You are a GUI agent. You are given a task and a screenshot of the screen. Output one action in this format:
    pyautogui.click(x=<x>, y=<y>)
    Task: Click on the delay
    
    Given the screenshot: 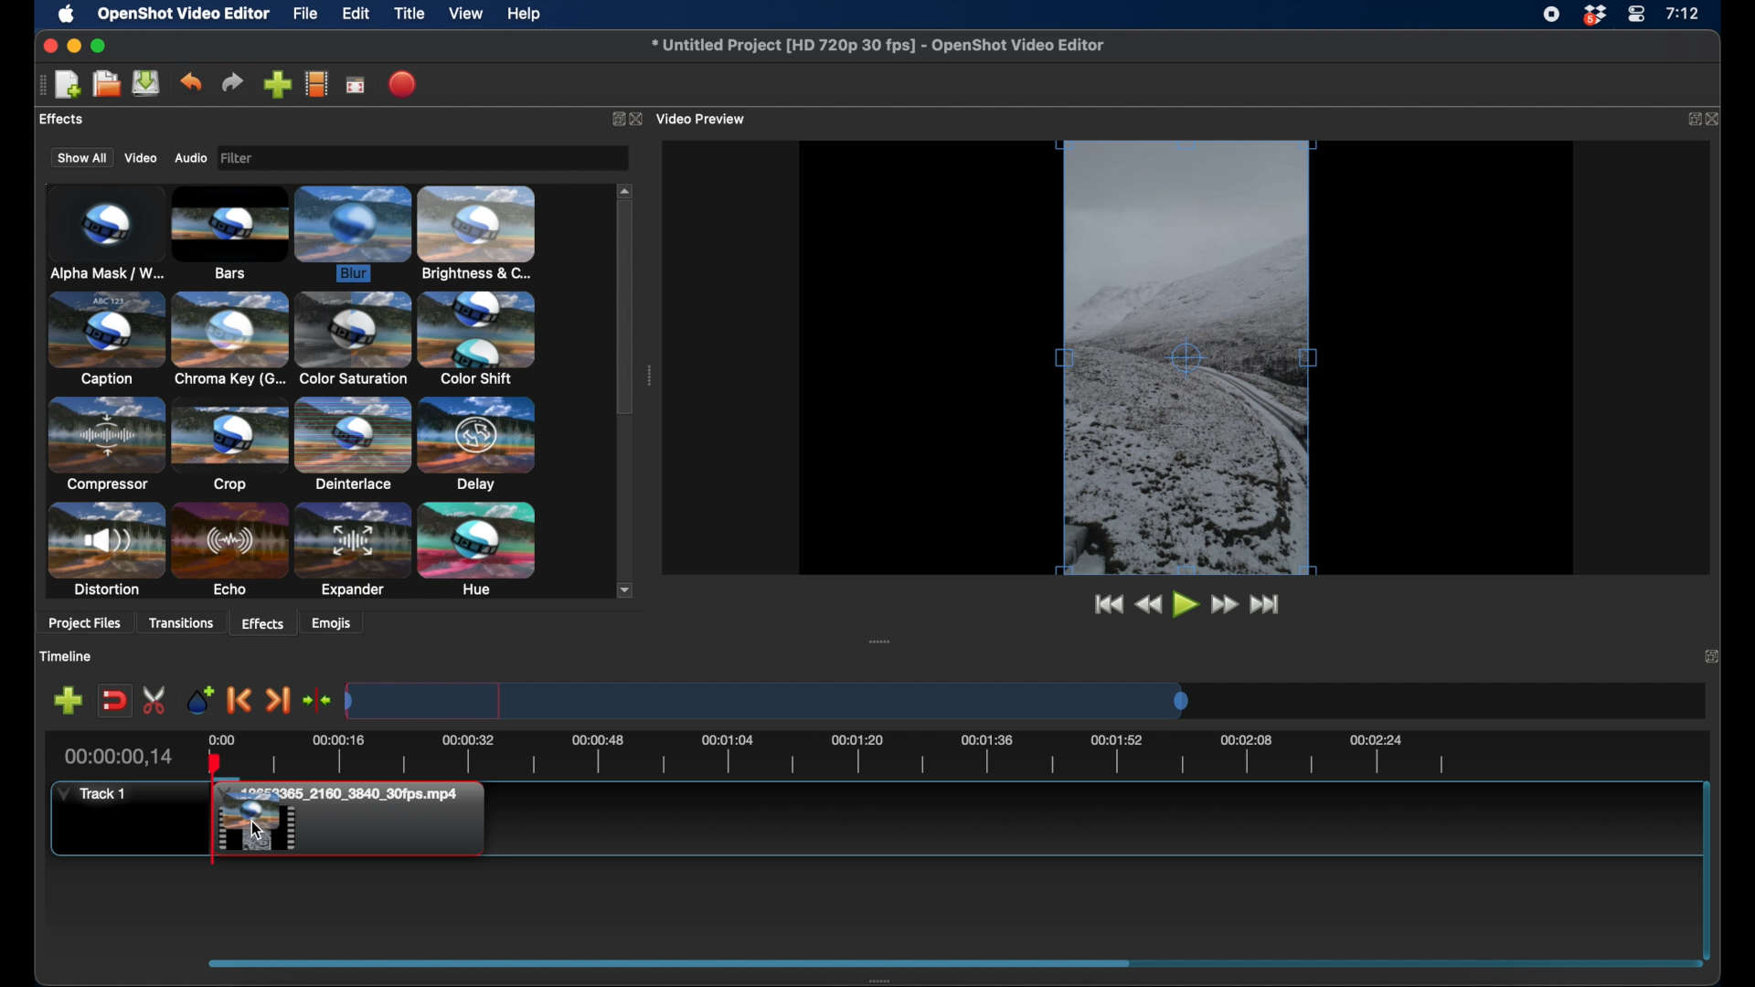 What is the action you would take?
    pyautogui.click(x=477, y=443)
    